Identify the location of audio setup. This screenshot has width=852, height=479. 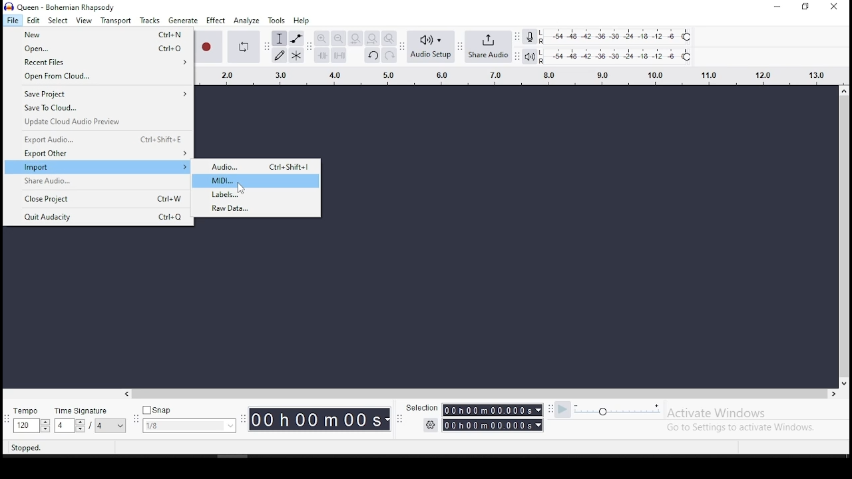
(431, 47).